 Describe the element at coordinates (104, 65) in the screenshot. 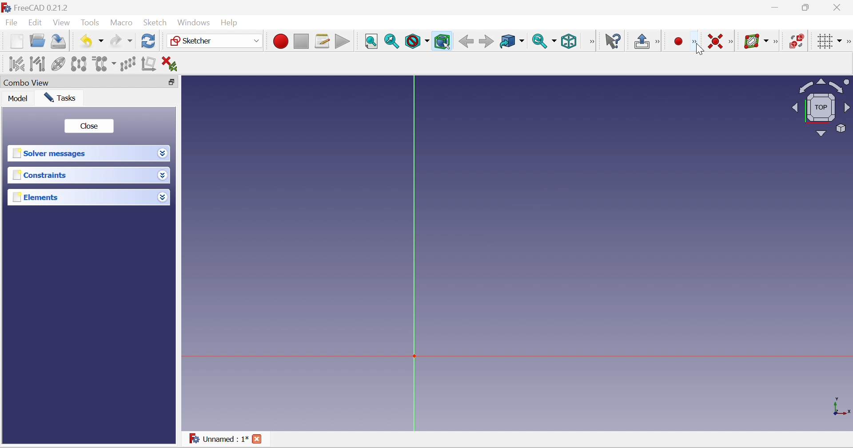

I see `Clone` at that location.